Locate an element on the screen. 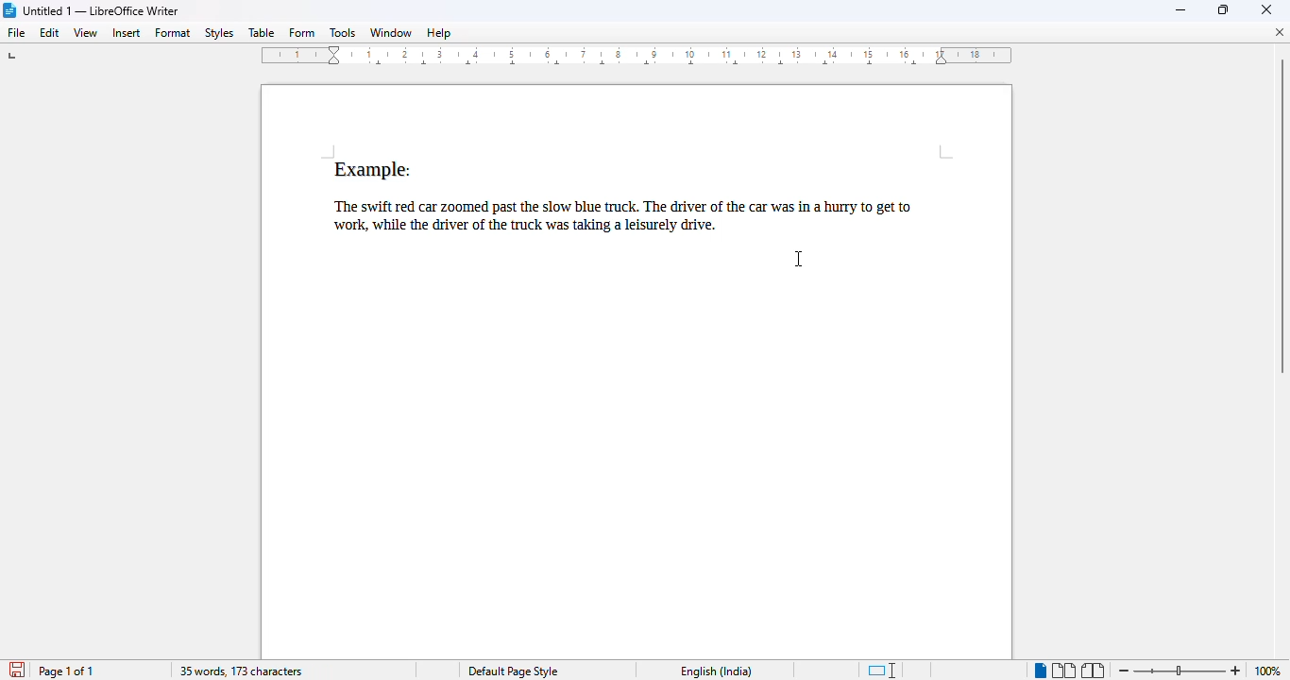 Image resolution: width=1290 pixels, height=680 pixels. tools is located at coordinates (343, 32).